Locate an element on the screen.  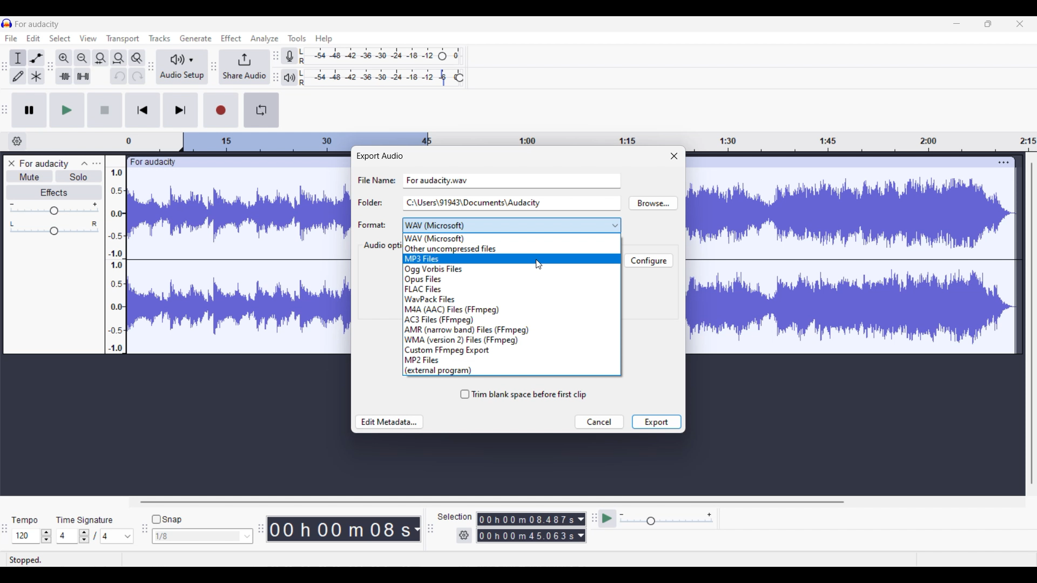
WavPack Files is located at coordinates (512, 299).